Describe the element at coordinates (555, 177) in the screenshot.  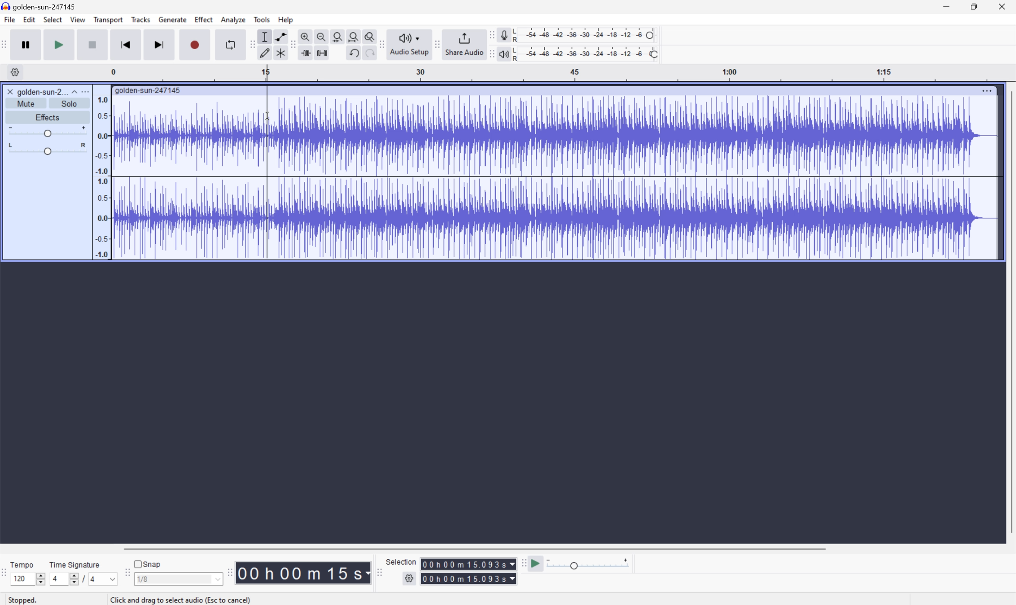
I see `Audio` at that location.